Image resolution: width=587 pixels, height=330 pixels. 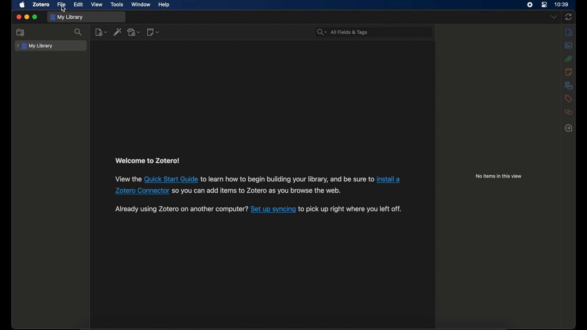 What do you see at coordinates (42, 4) in the screenshot?
I see `zotero` at bounding box center [42, 4].